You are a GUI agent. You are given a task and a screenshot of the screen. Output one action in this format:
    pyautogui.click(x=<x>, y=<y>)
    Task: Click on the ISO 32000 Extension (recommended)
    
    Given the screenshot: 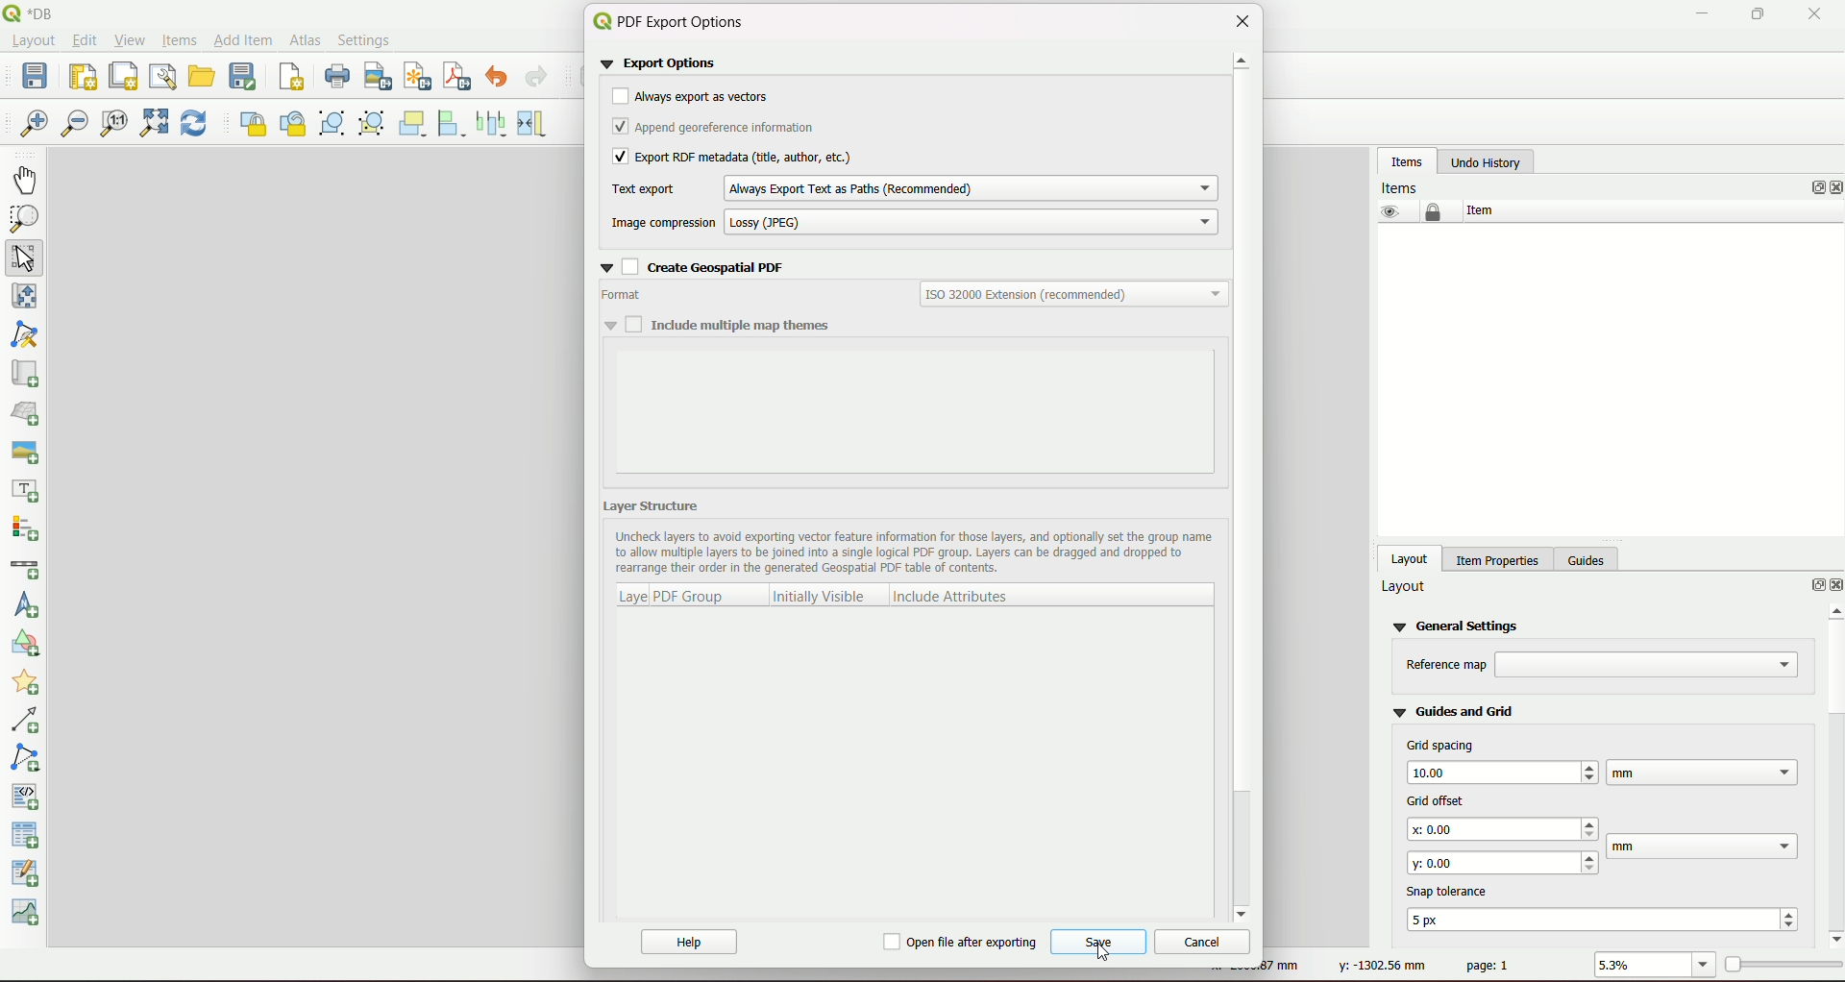 What is the action you would take?
    pyautogui.click(x=1074, y=294)
    